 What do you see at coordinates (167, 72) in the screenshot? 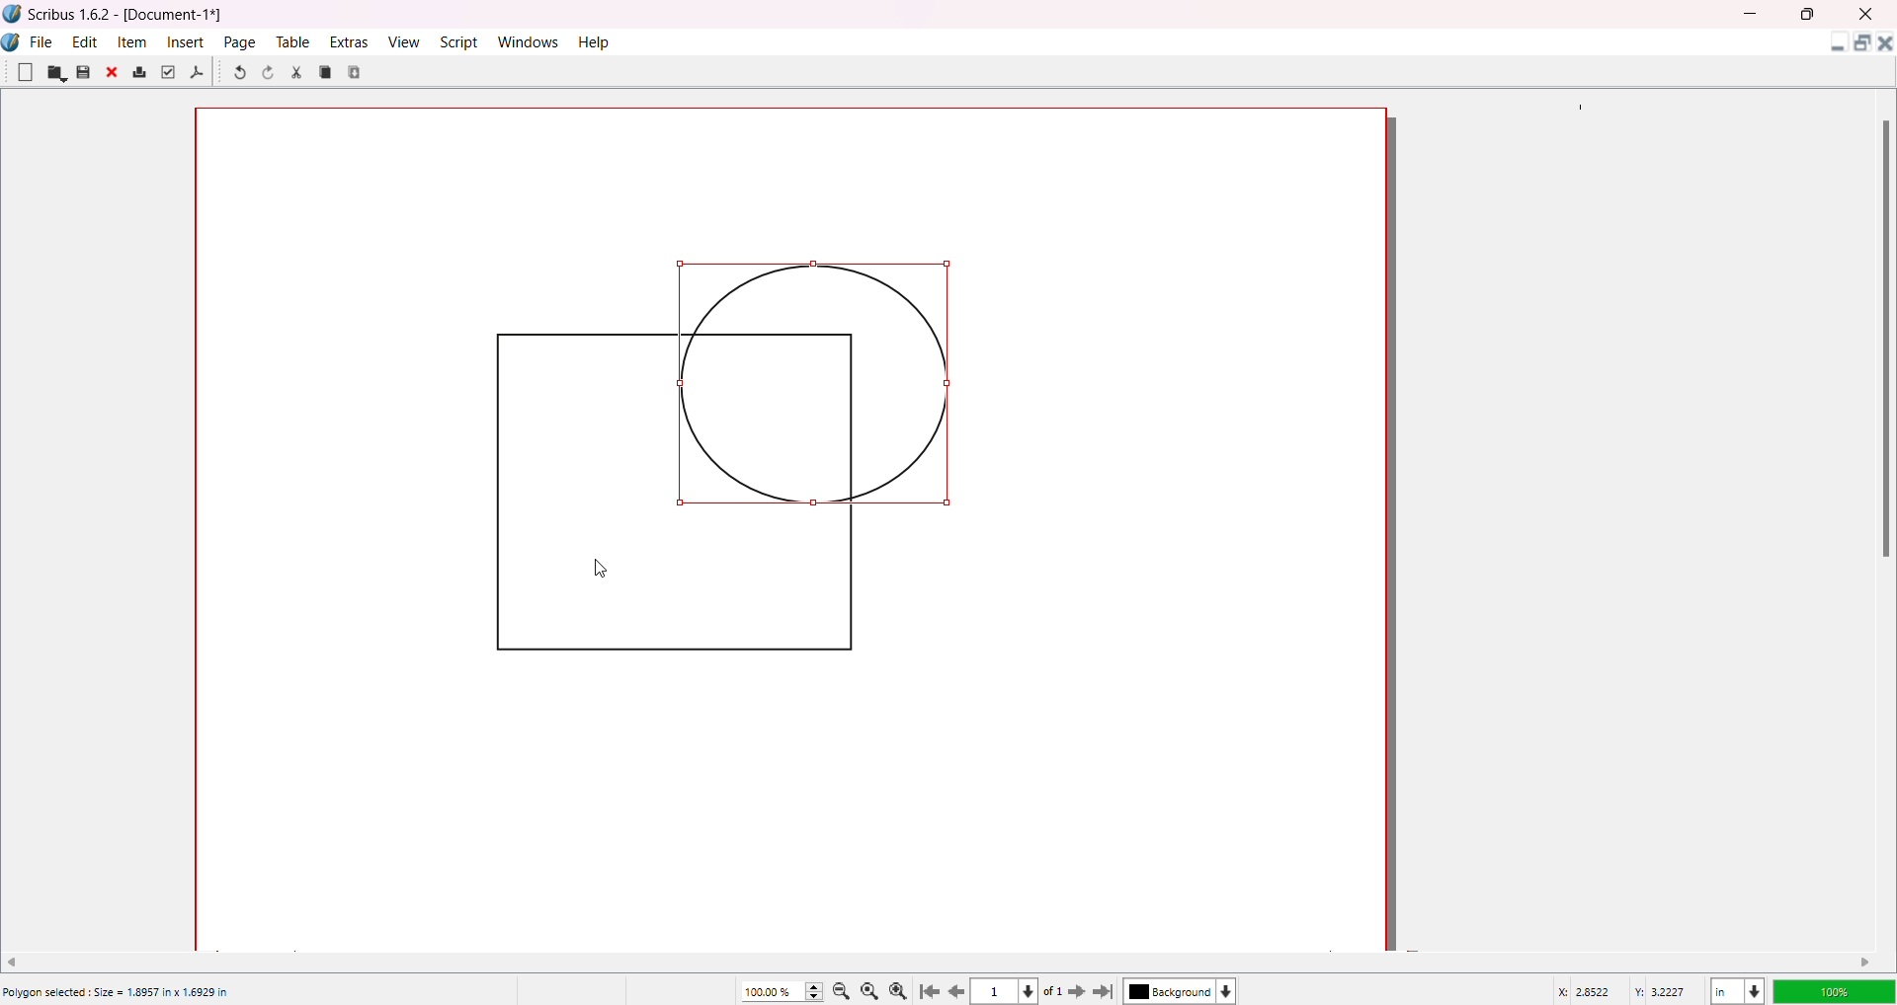
I see `Preflight Verifier` at bounding box center [167, 72].